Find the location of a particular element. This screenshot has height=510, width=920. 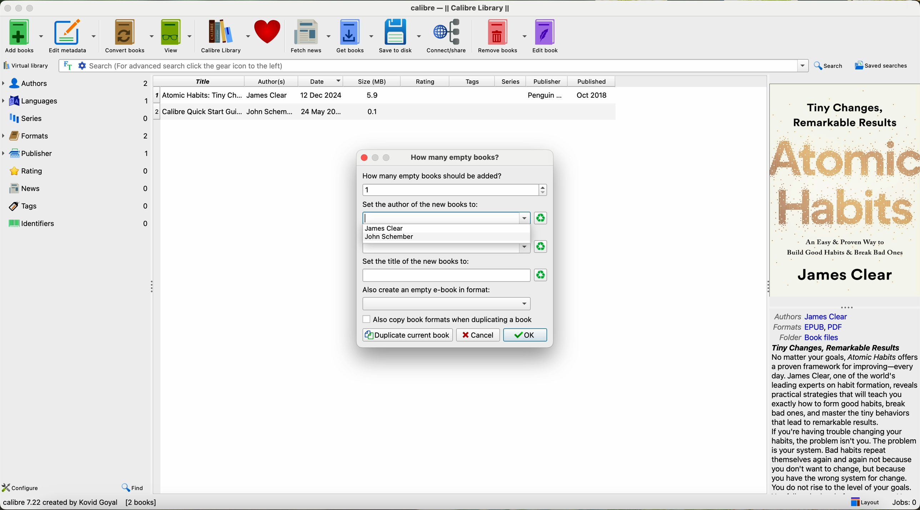

title is located at coordinates (201, 81).